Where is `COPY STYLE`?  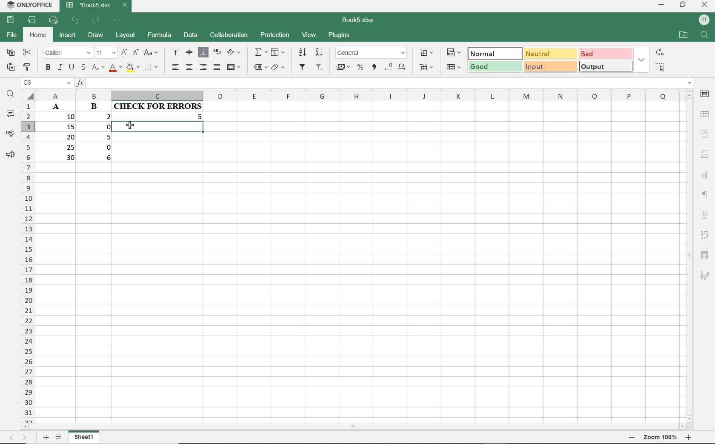 COPY STYLE is located at coordinates (28, 67).